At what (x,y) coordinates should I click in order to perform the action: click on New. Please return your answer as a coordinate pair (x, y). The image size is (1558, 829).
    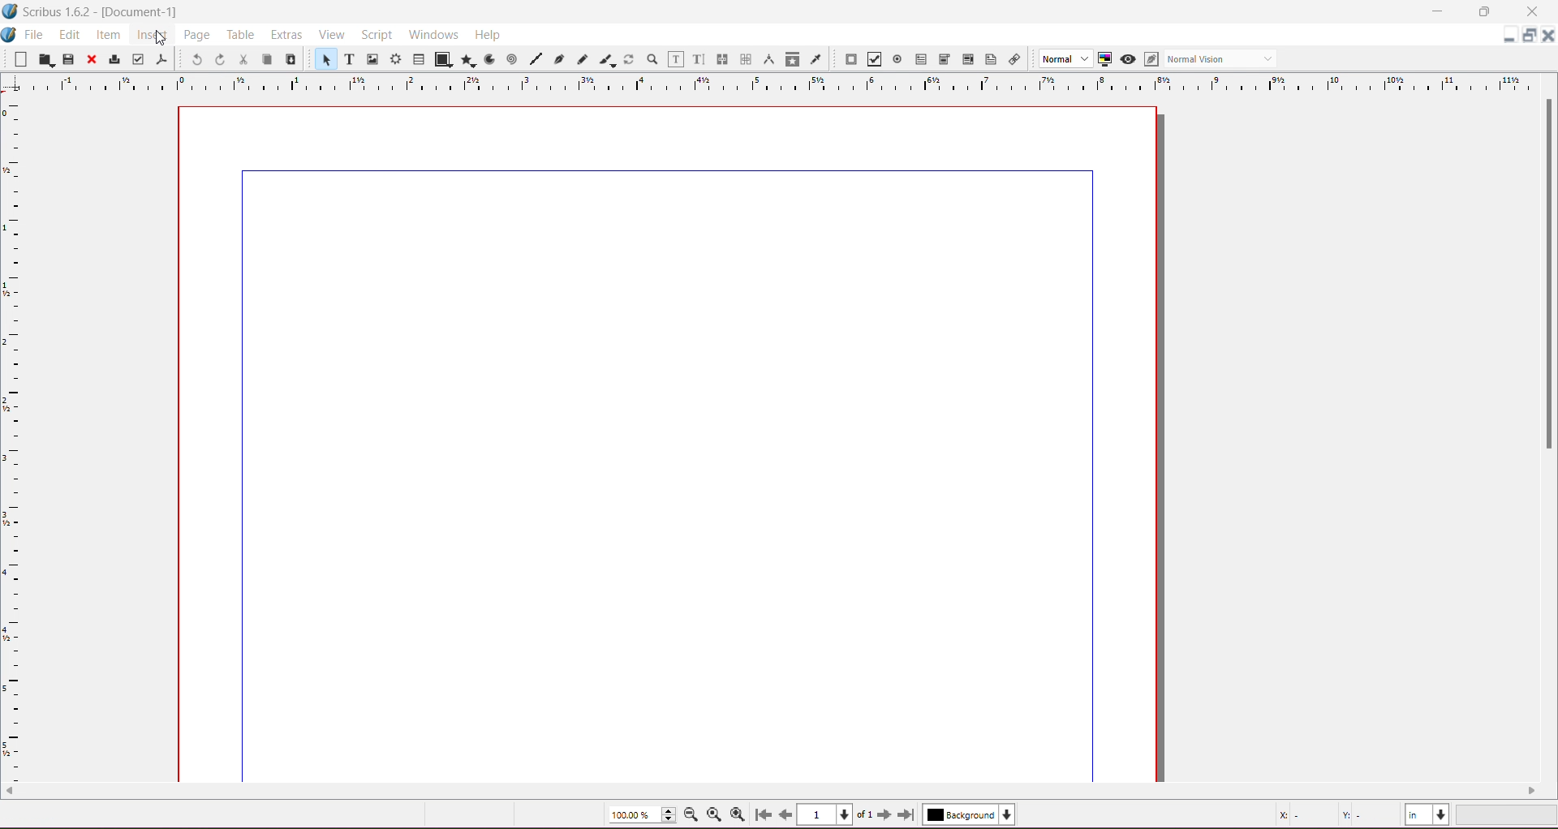
    Looking at the image, I should click on (15, 60).